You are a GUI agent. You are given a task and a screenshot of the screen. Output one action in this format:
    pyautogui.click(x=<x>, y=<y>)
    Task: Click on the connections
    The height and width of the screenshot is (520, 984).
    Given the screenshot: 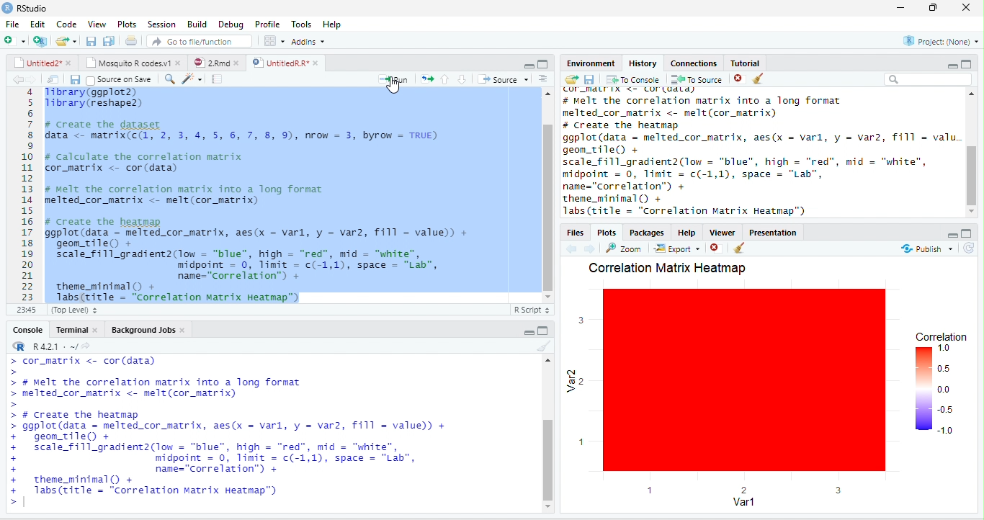 What is the action you would take?
    pyautogui.click(x=692, y=62)
    